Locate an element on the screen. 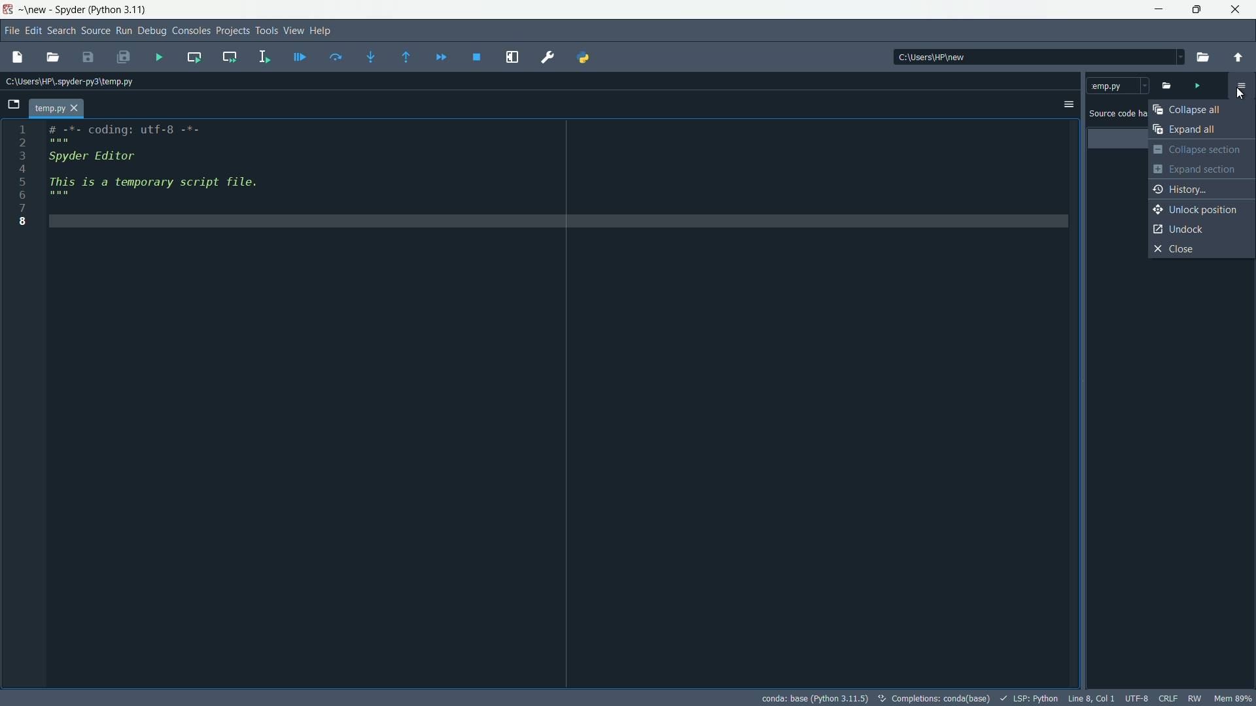 This screenshot has height=706, width=1256. directory: c:\users\hp\new is located at coordinates (932, 58).